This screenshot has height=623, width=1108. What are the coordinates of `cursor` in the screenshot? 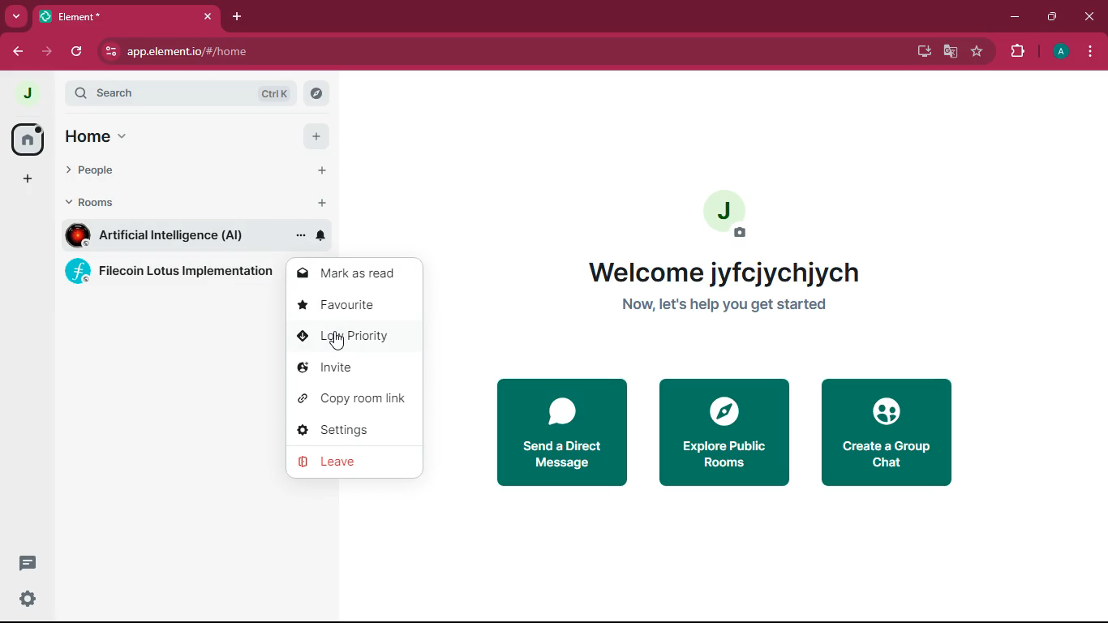 It's located at (337, 342).